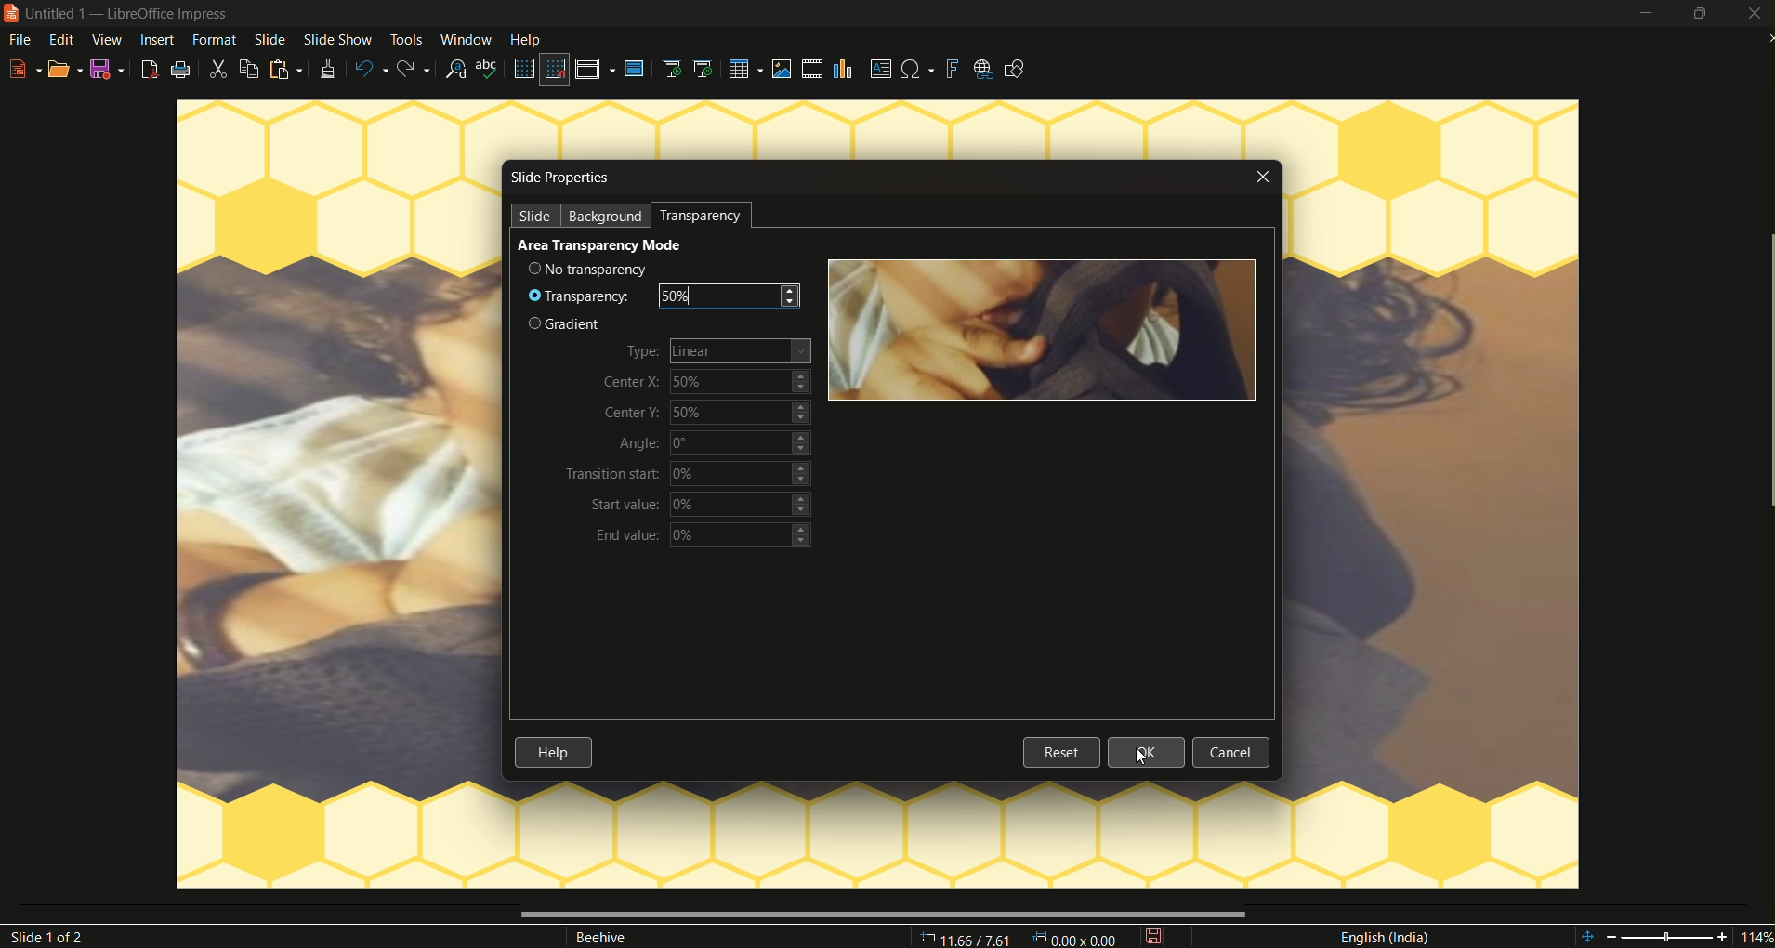  I want to click on 0%, so click(739, 504).